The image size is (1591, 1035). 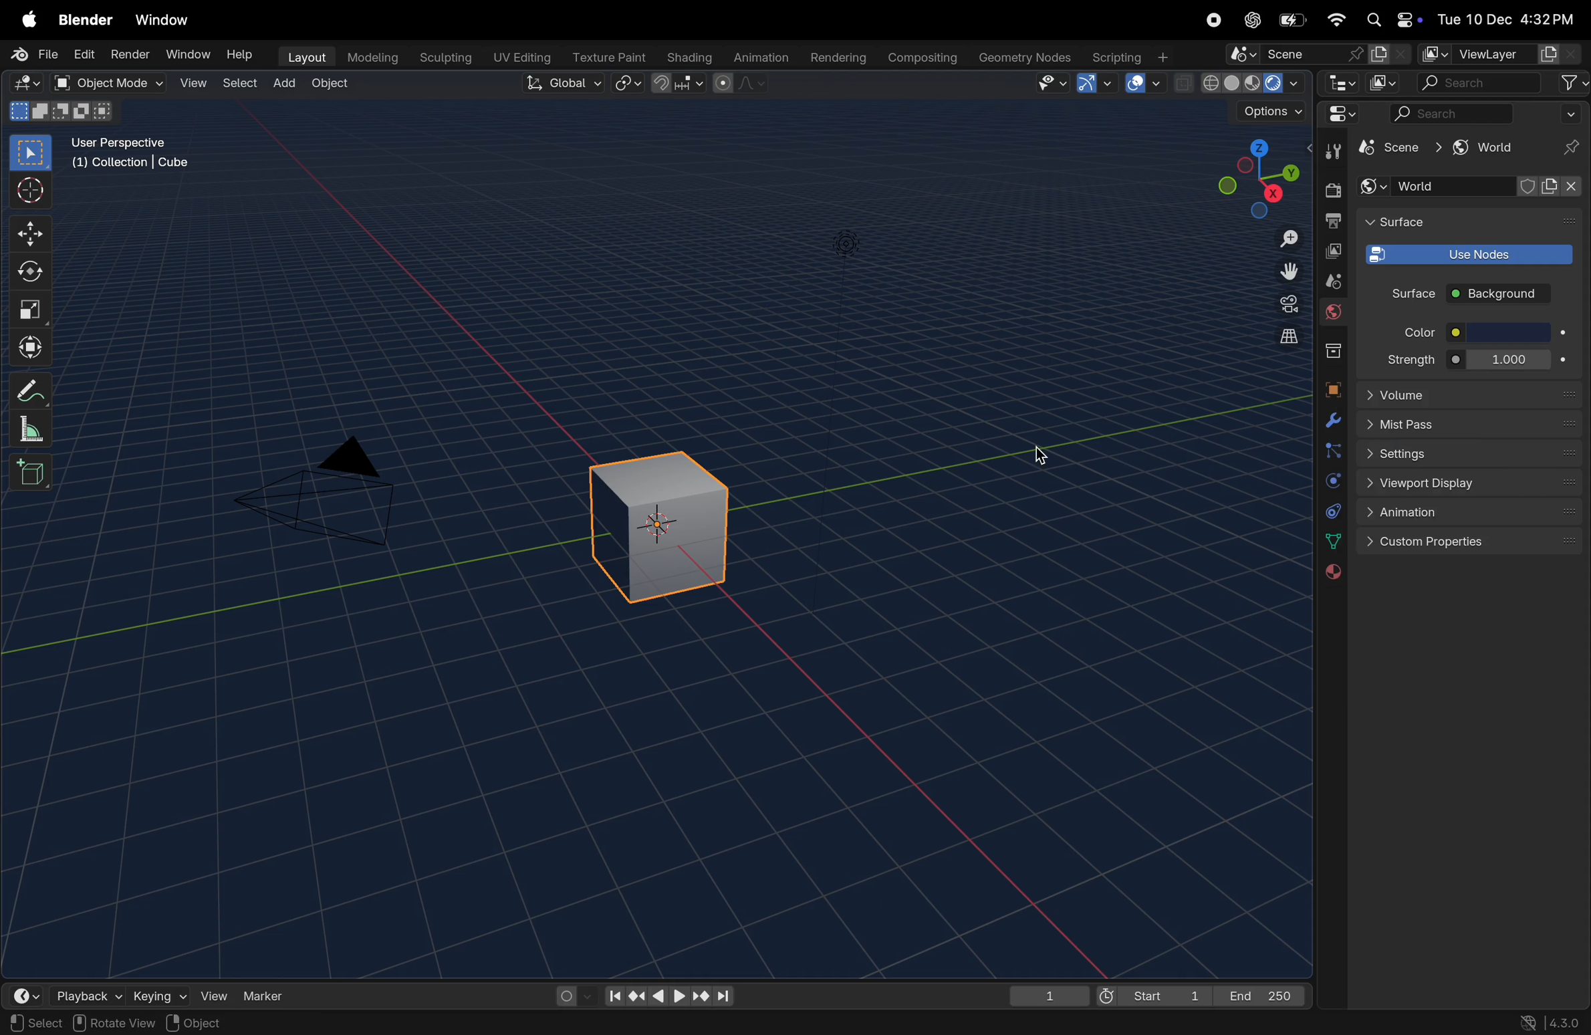 I want to click on editor type, so click(x=29, y=84).